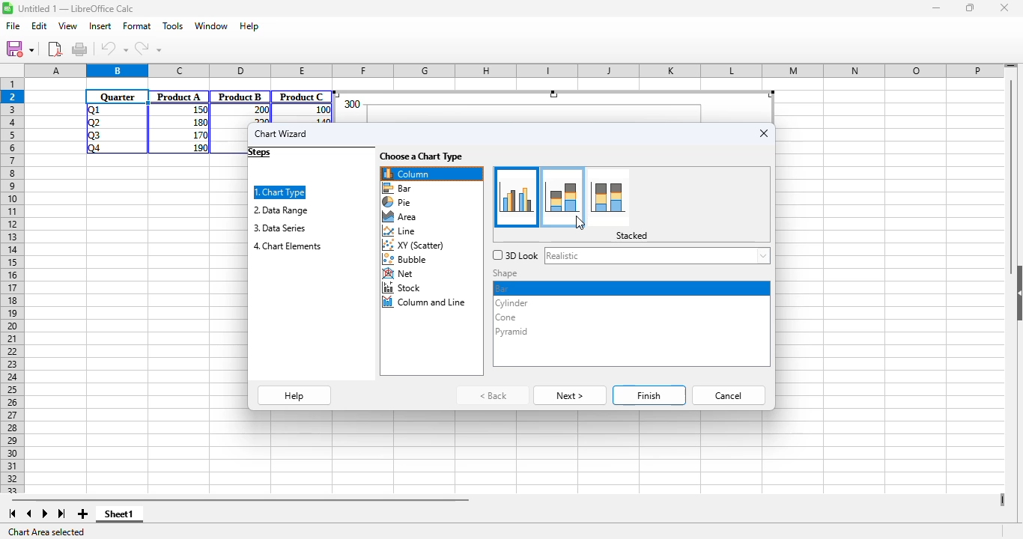 Image resolution: width=1023 pixels, height=539 pixels. Describe the element at coordinates (632, 236) in the screenshot. I see `stacked` at that location.